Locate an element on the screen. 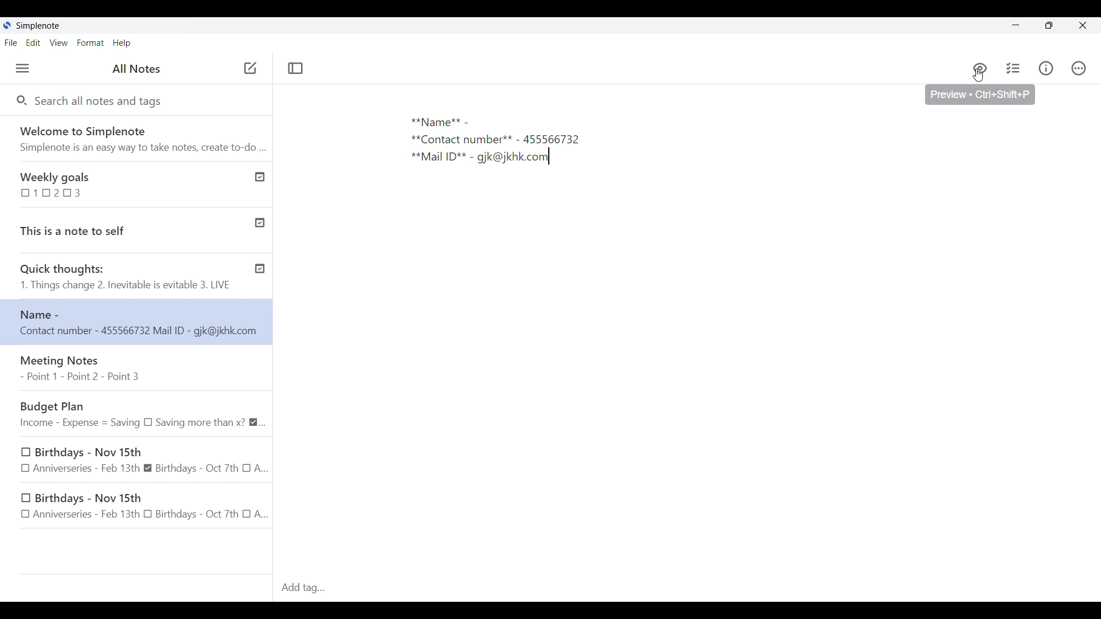  Insert checklist is located at coordinates (1014, 68).